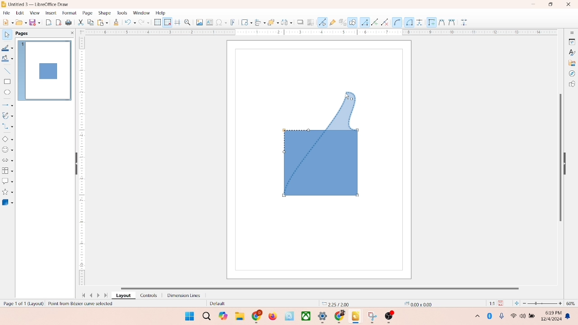 This screenshot has height=325, width=578. Describe the element at coordinates (8, 150) in the screenshot. I see `symbol shapes` at that location.